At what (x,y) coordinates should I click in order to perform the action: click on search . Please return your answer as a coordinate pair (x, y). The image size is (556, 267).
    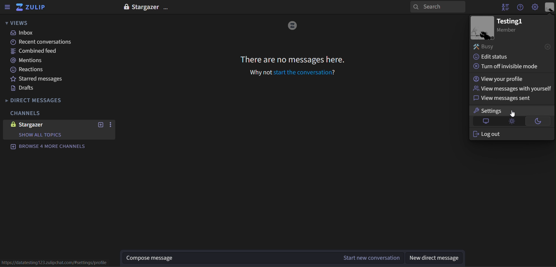
    Looking at the image, I should click on (438, 7).